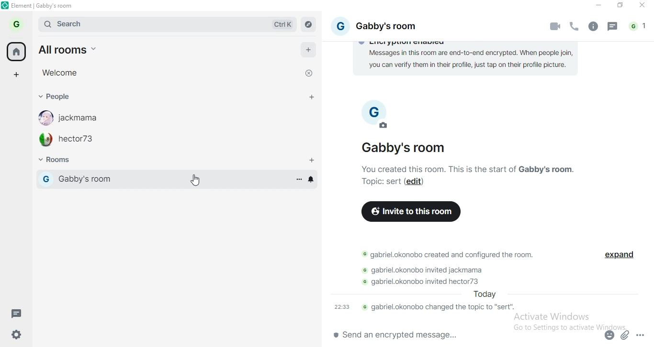  What do you see at coordinates (138, 180) in the screenshot?
I see `gabby's room` at bounding box center [138, 180].